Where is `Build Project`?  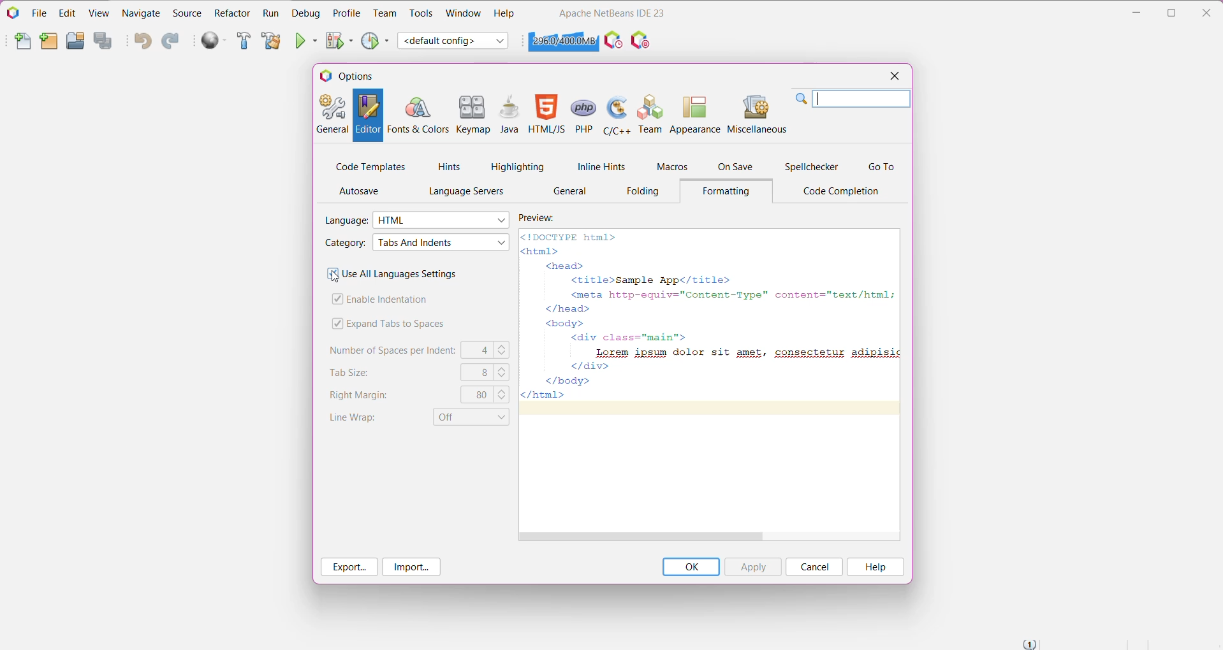 Build Project is located at coordinates (244, 41).